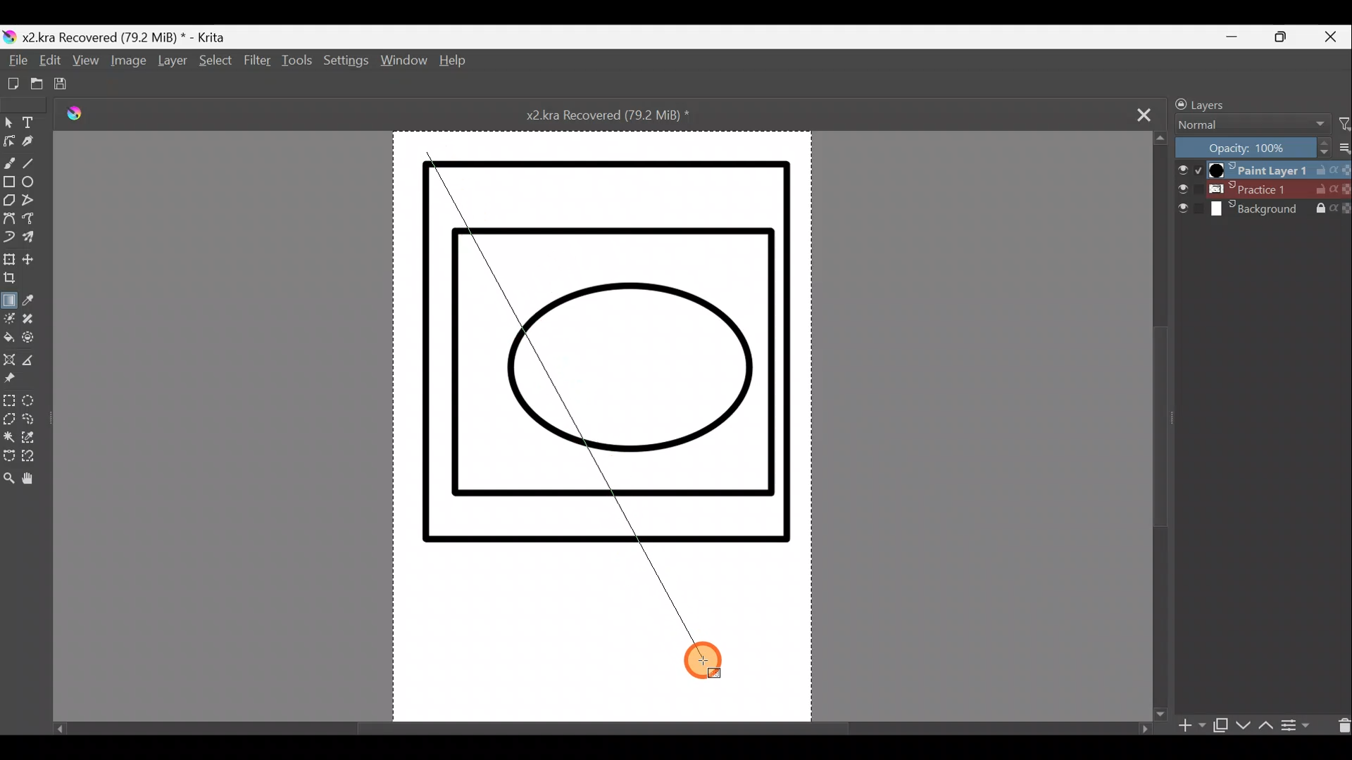  I want to click on Tools, so click(299, 64).